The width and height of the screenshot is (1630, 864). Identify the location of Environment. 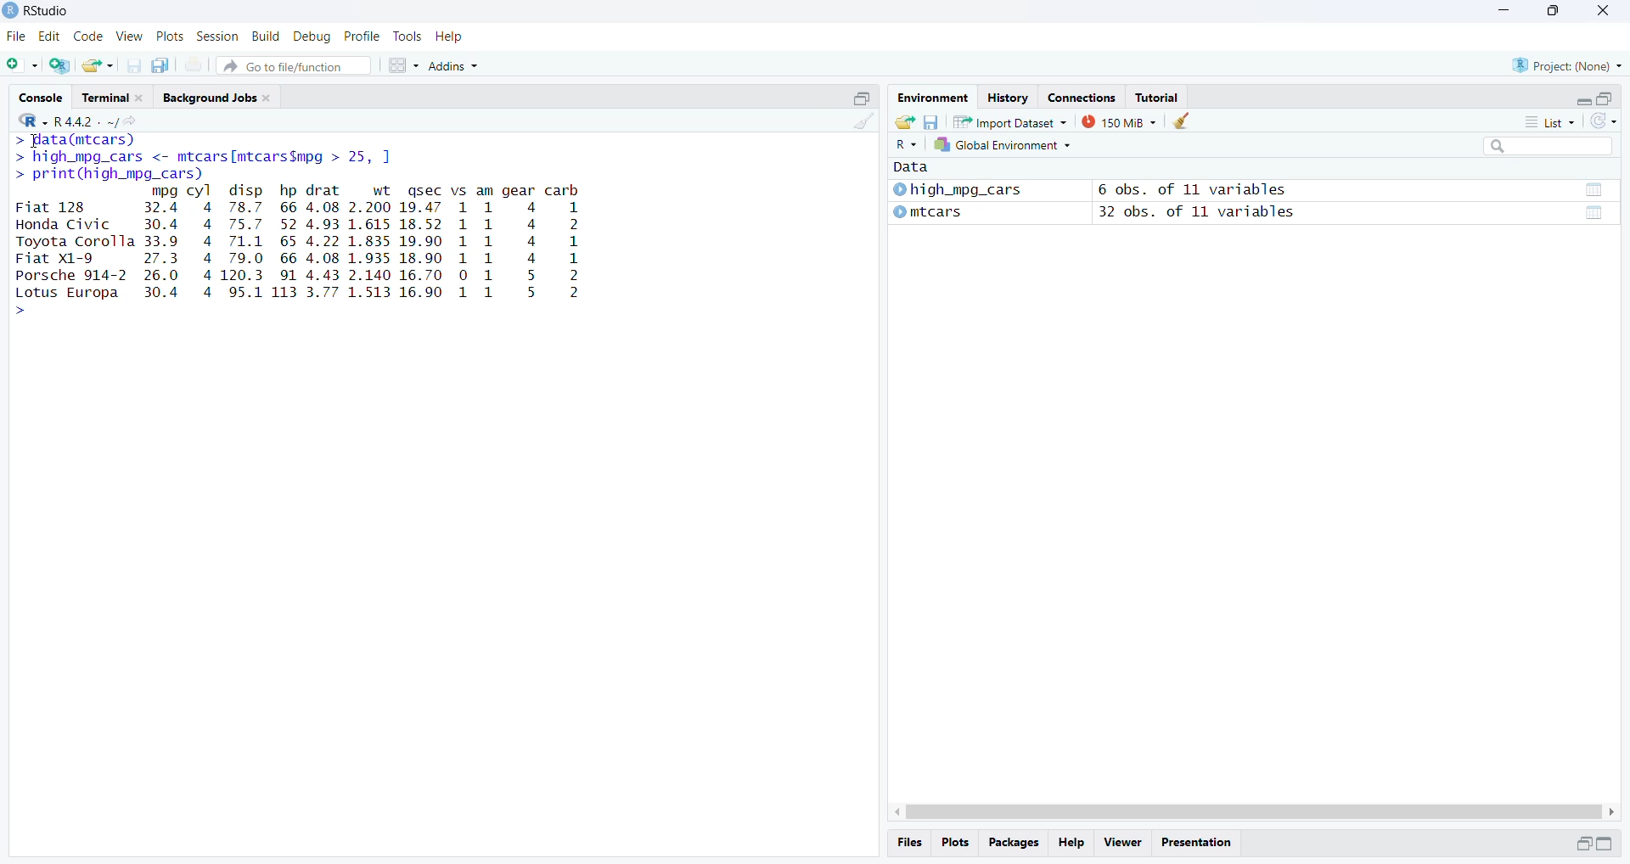
(930, 96).